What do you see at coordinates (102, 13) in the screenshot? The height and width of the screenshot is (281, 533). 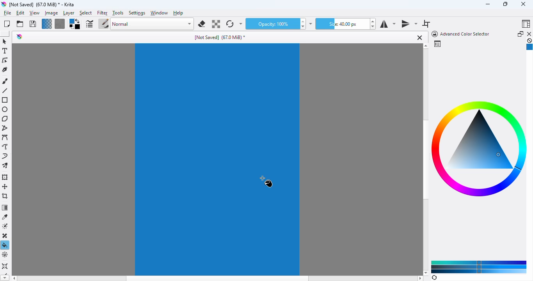 I see `filter` at bounding box center [102, 13].